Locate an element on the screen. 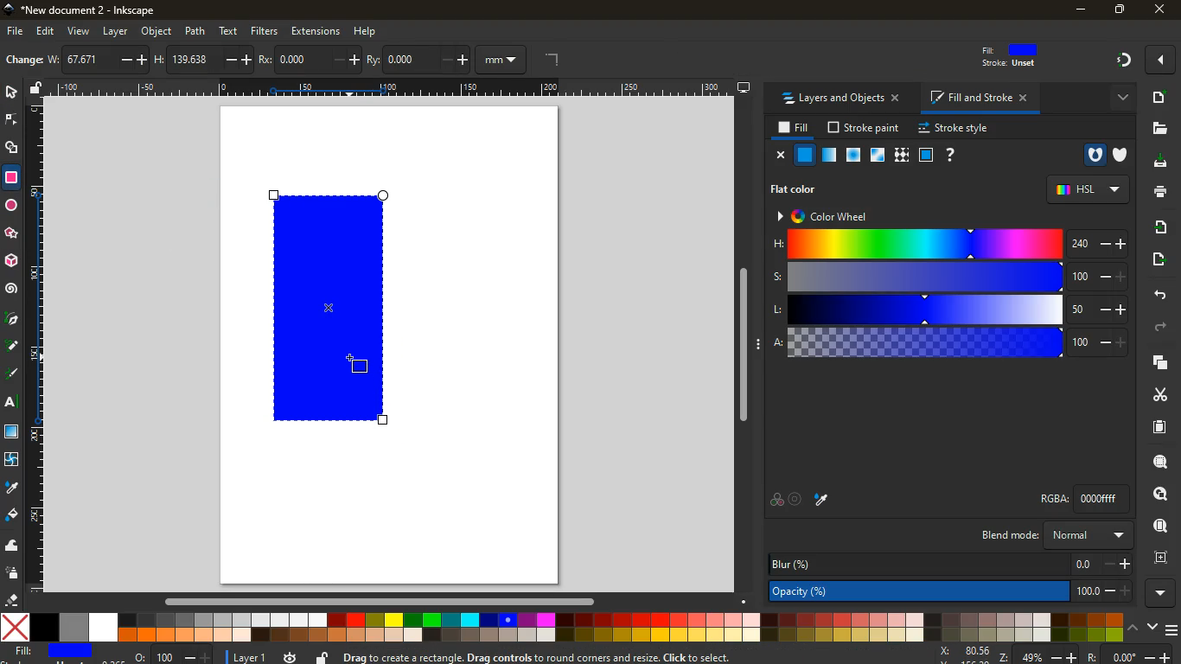  minimize is located at coordinates (1079, 10).